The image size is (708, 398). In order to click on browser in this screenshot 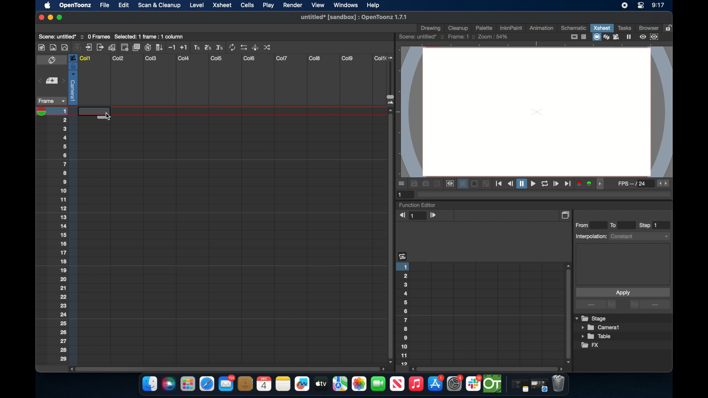, I will do `click(648, 27)`.